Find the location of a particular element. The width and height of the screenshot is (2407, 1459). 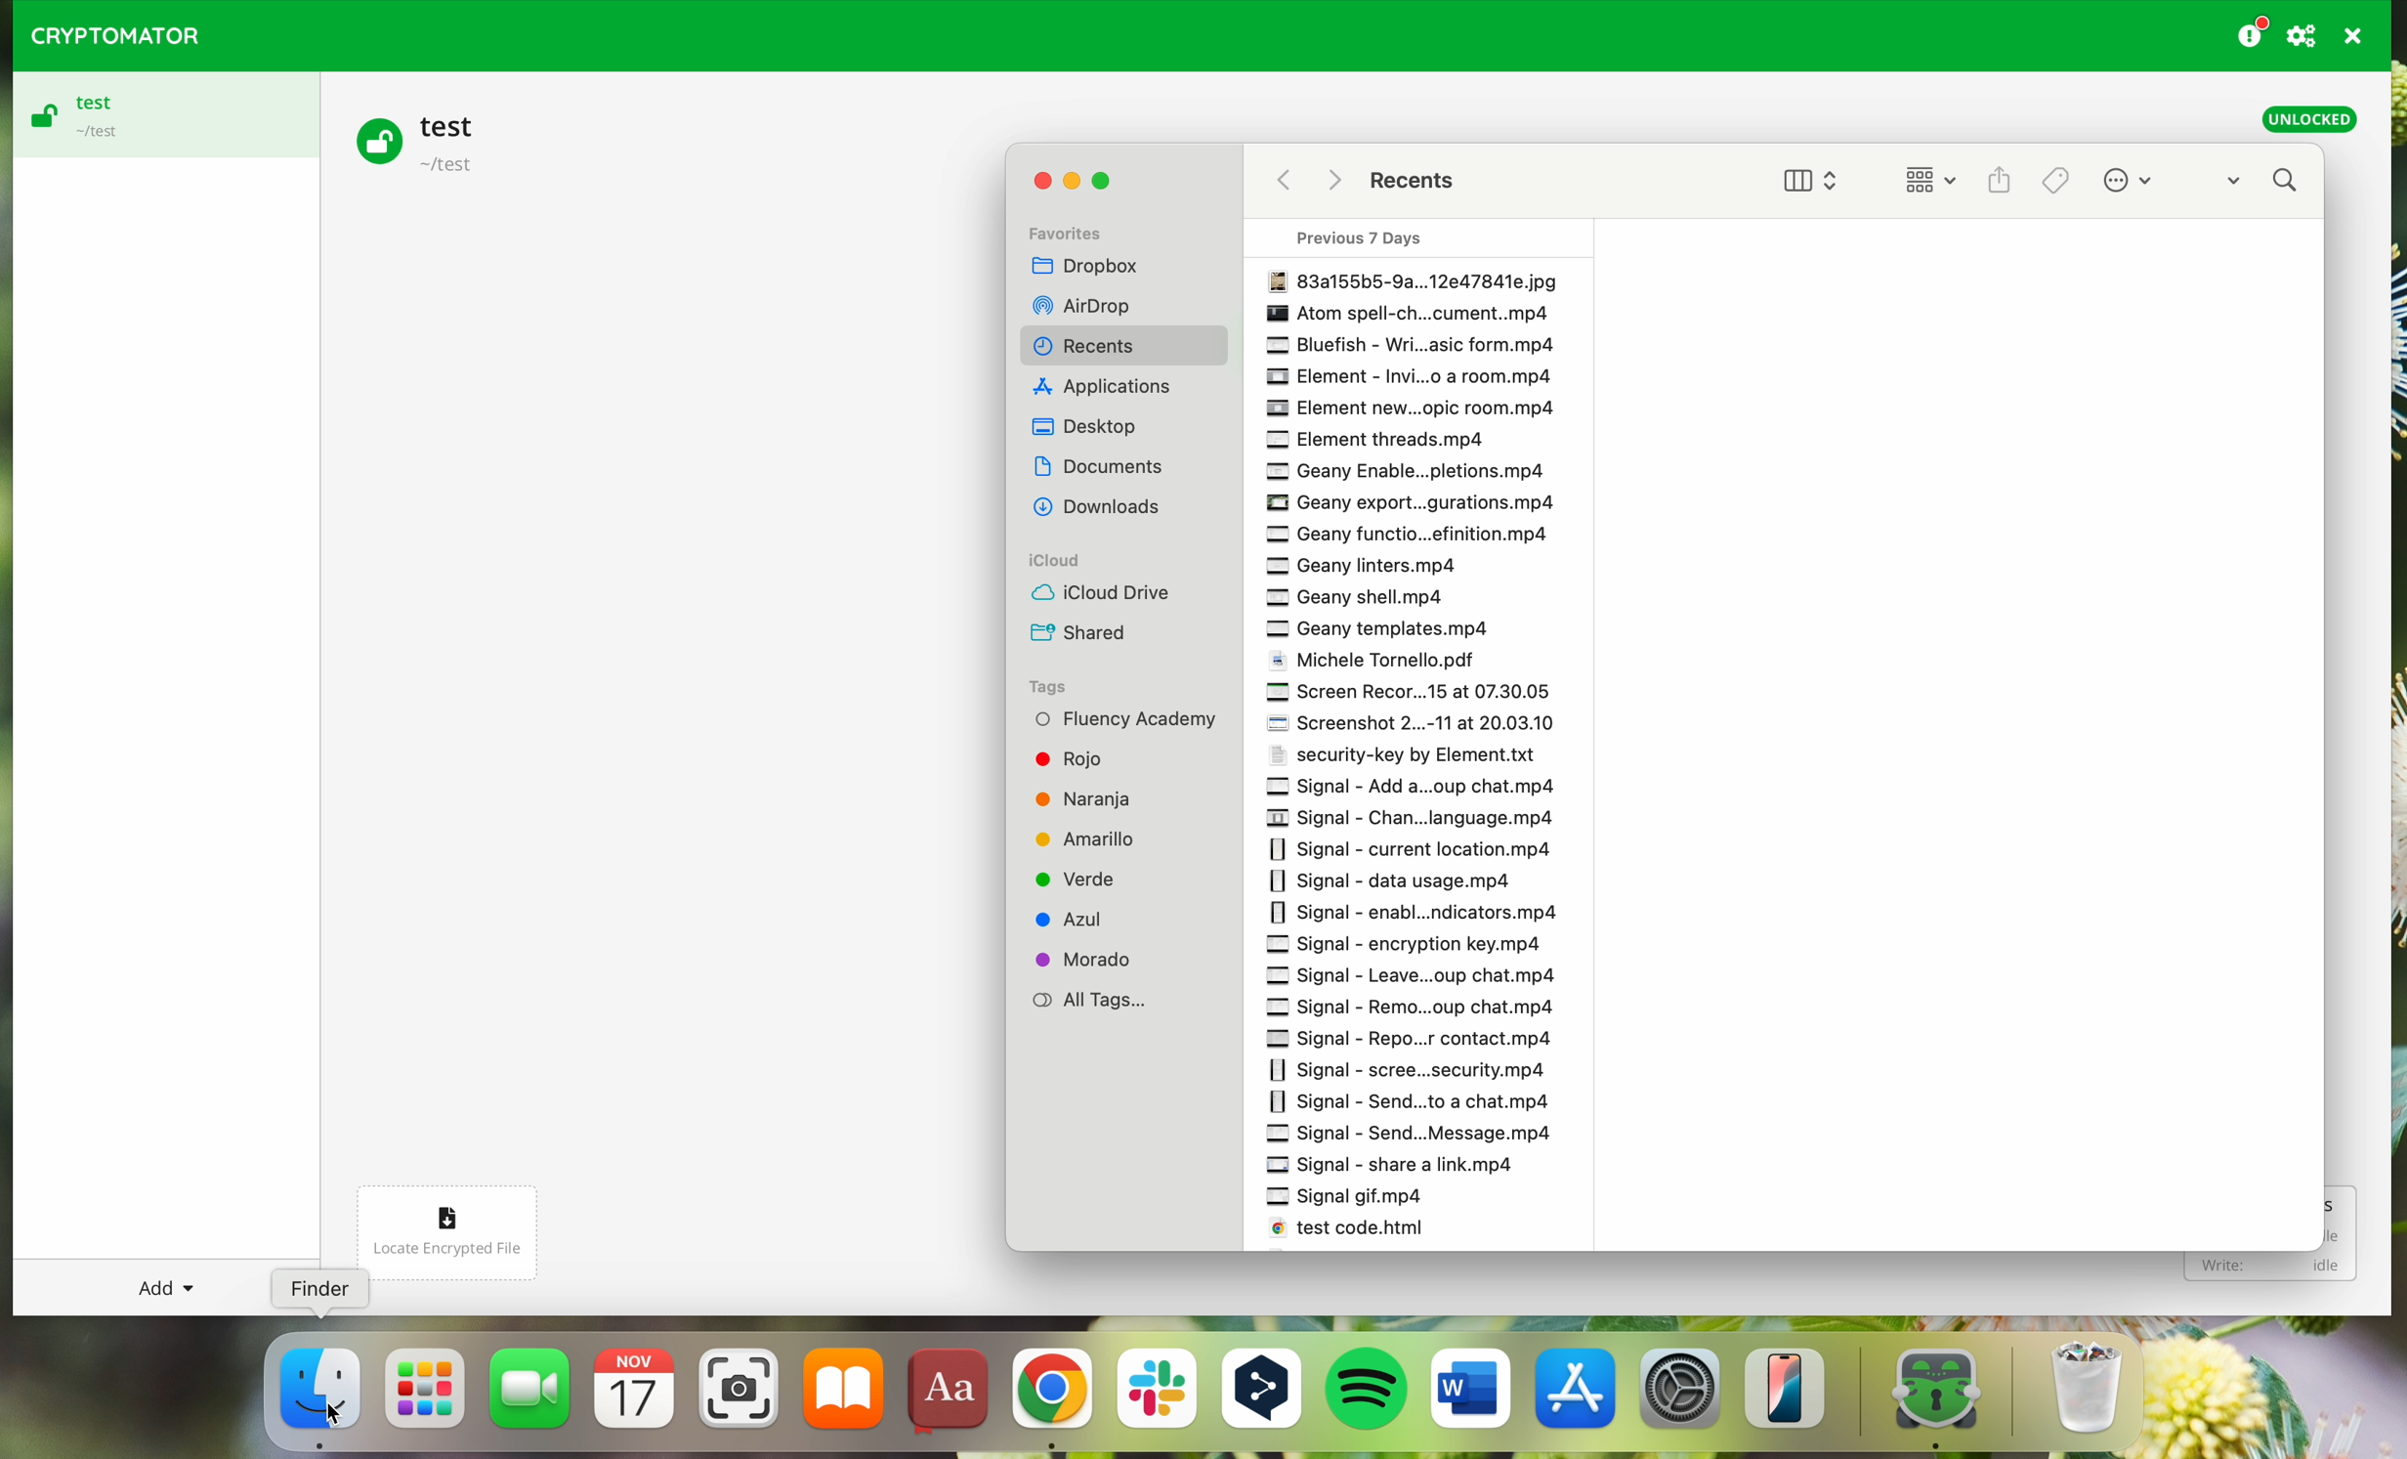

change item grouping is located at coordinates (1926, 172).